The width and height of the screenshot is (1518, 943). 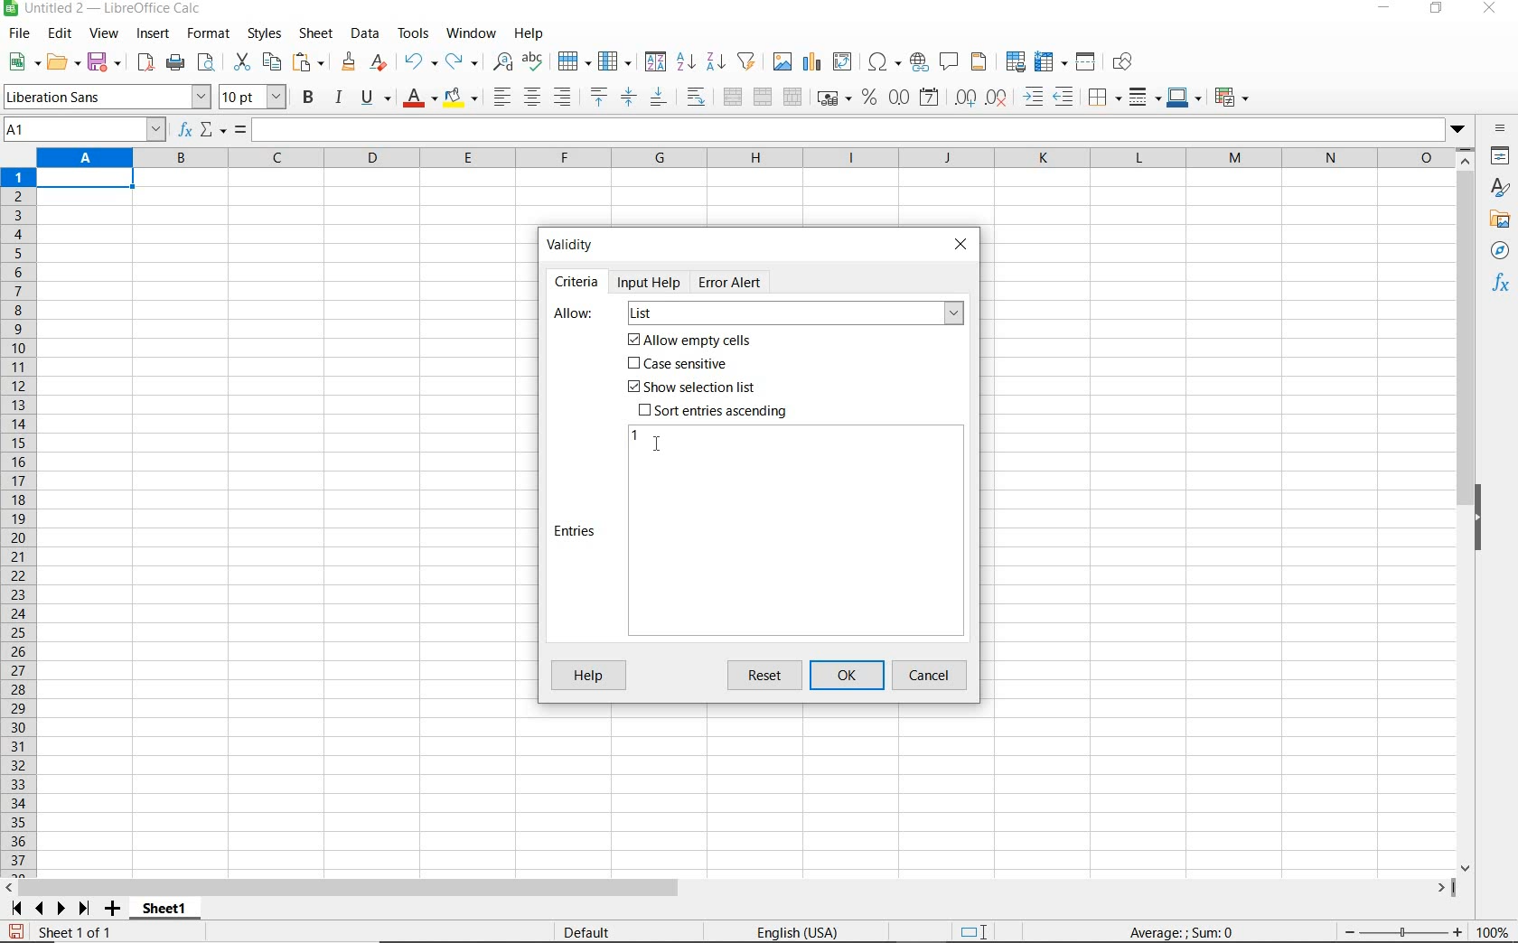 What do you see at coordinates (145, 62) in the screenshot?
I see `export as pdf` at bounding box center [145, 62].